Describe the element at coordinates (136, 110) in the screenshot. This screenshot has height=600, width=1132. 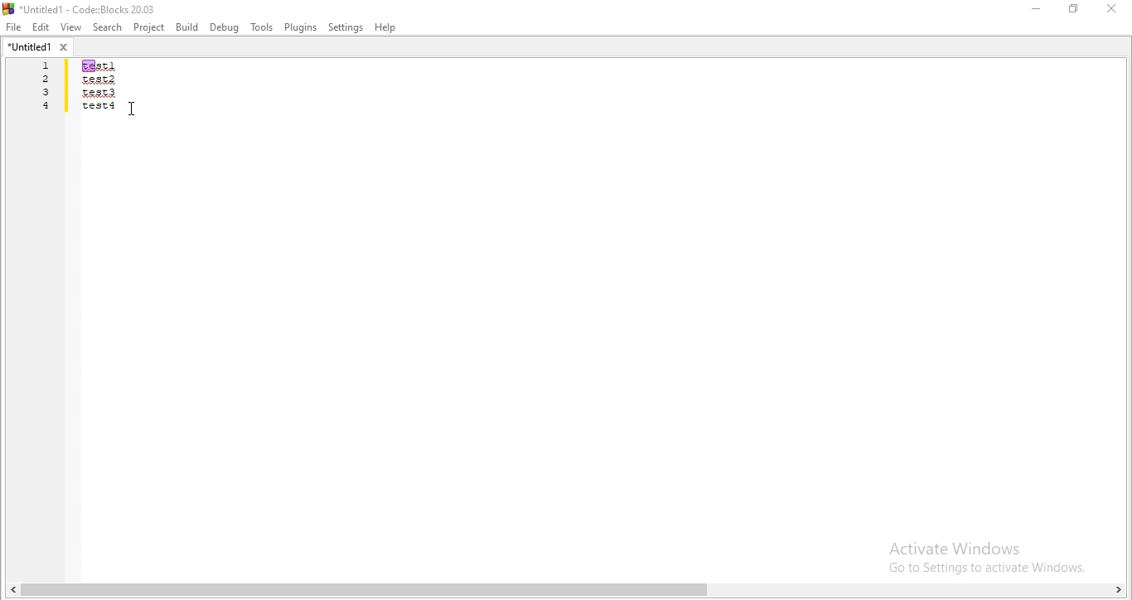
I see `Cursor` at that location.